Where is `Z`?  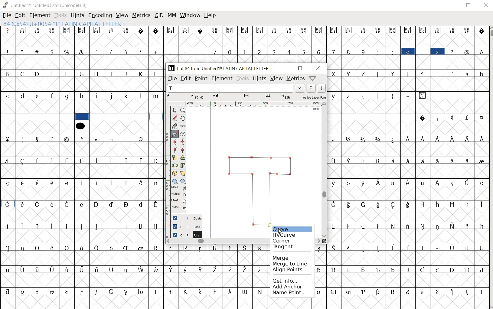
Z is located at coordinates (364, 73).